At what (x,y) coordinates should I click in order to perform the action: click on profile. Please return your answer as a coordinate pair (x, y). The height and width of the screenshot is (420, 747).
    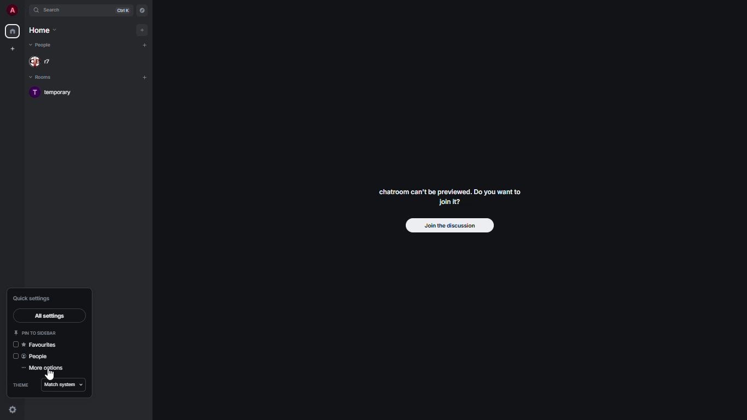
    Looking at the image, I should click on (13, 10).